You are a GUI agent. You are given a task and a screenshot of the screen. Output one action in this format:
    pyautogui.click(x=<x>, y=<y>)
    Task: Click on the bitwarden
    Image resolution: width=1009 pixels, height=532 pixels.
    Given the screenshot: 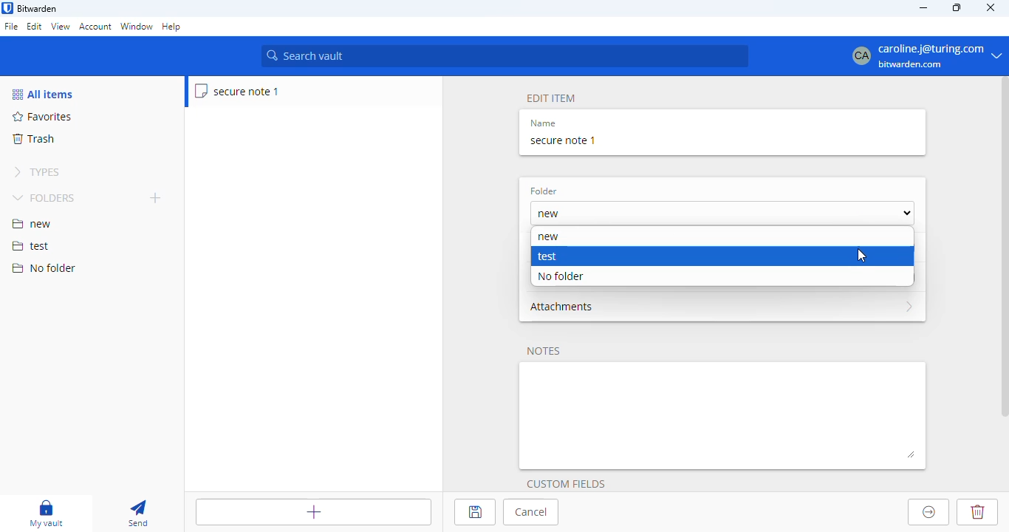 What is the action you would take?
    pyautogui.click(x=38, y=9)
    